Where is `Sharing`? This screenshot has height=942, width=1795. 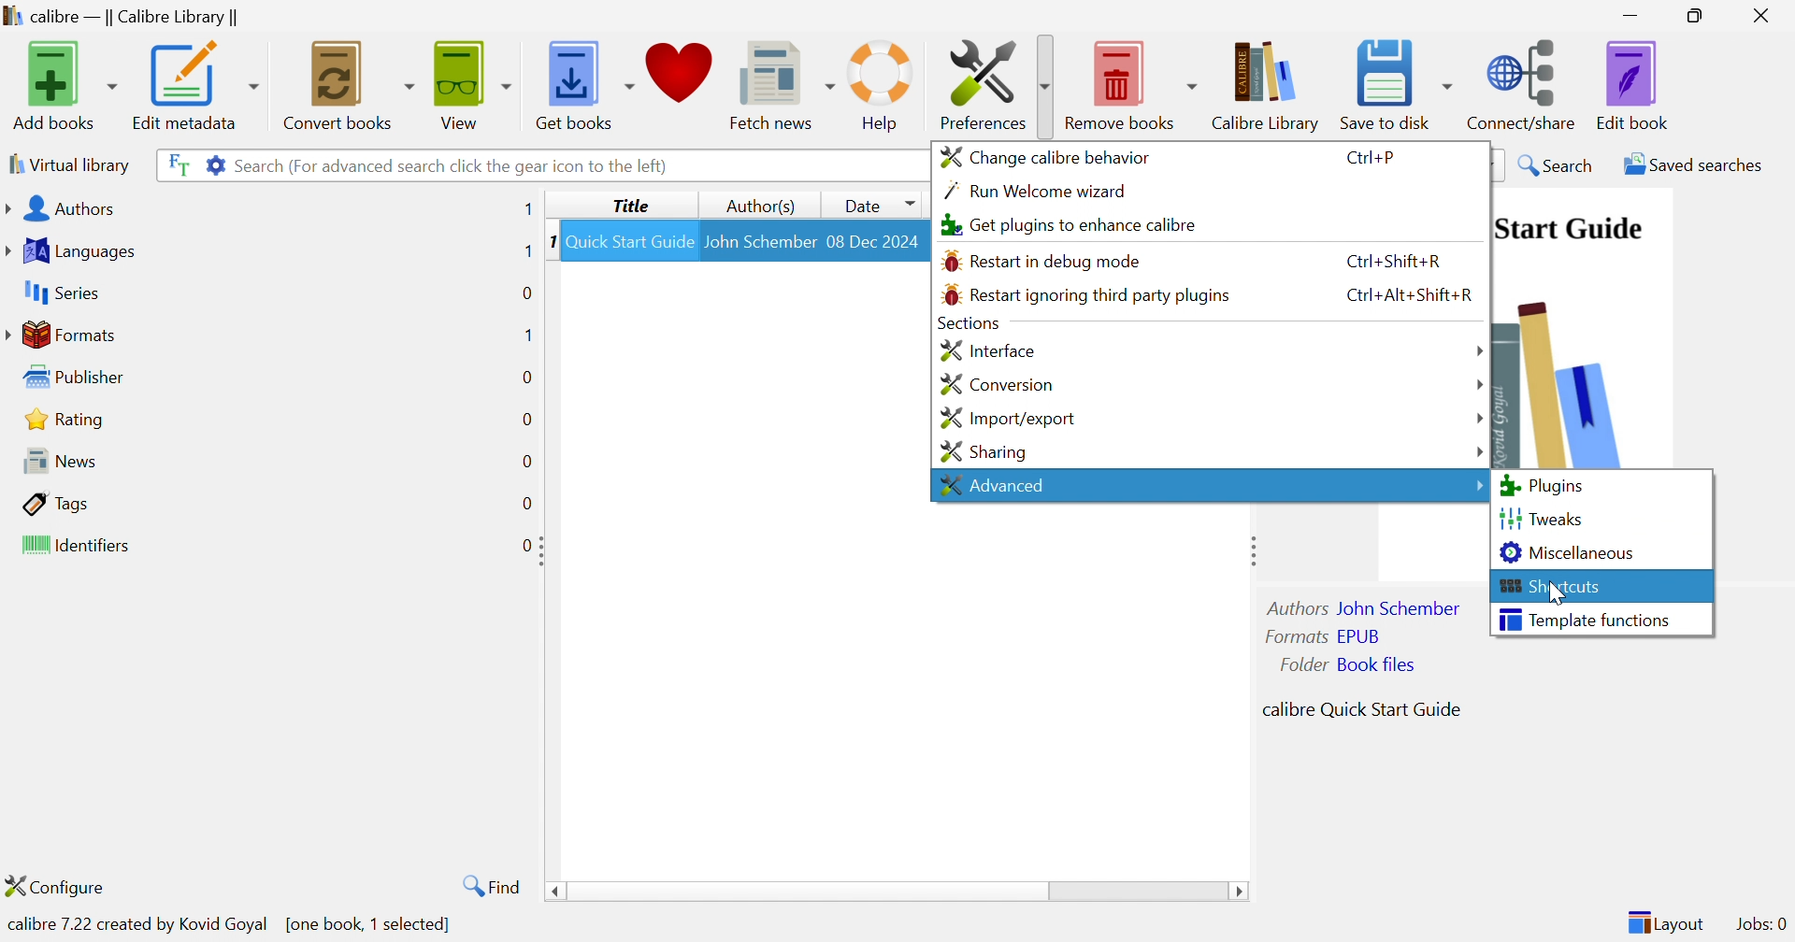 Sharing is located at coordinates (982, 452).